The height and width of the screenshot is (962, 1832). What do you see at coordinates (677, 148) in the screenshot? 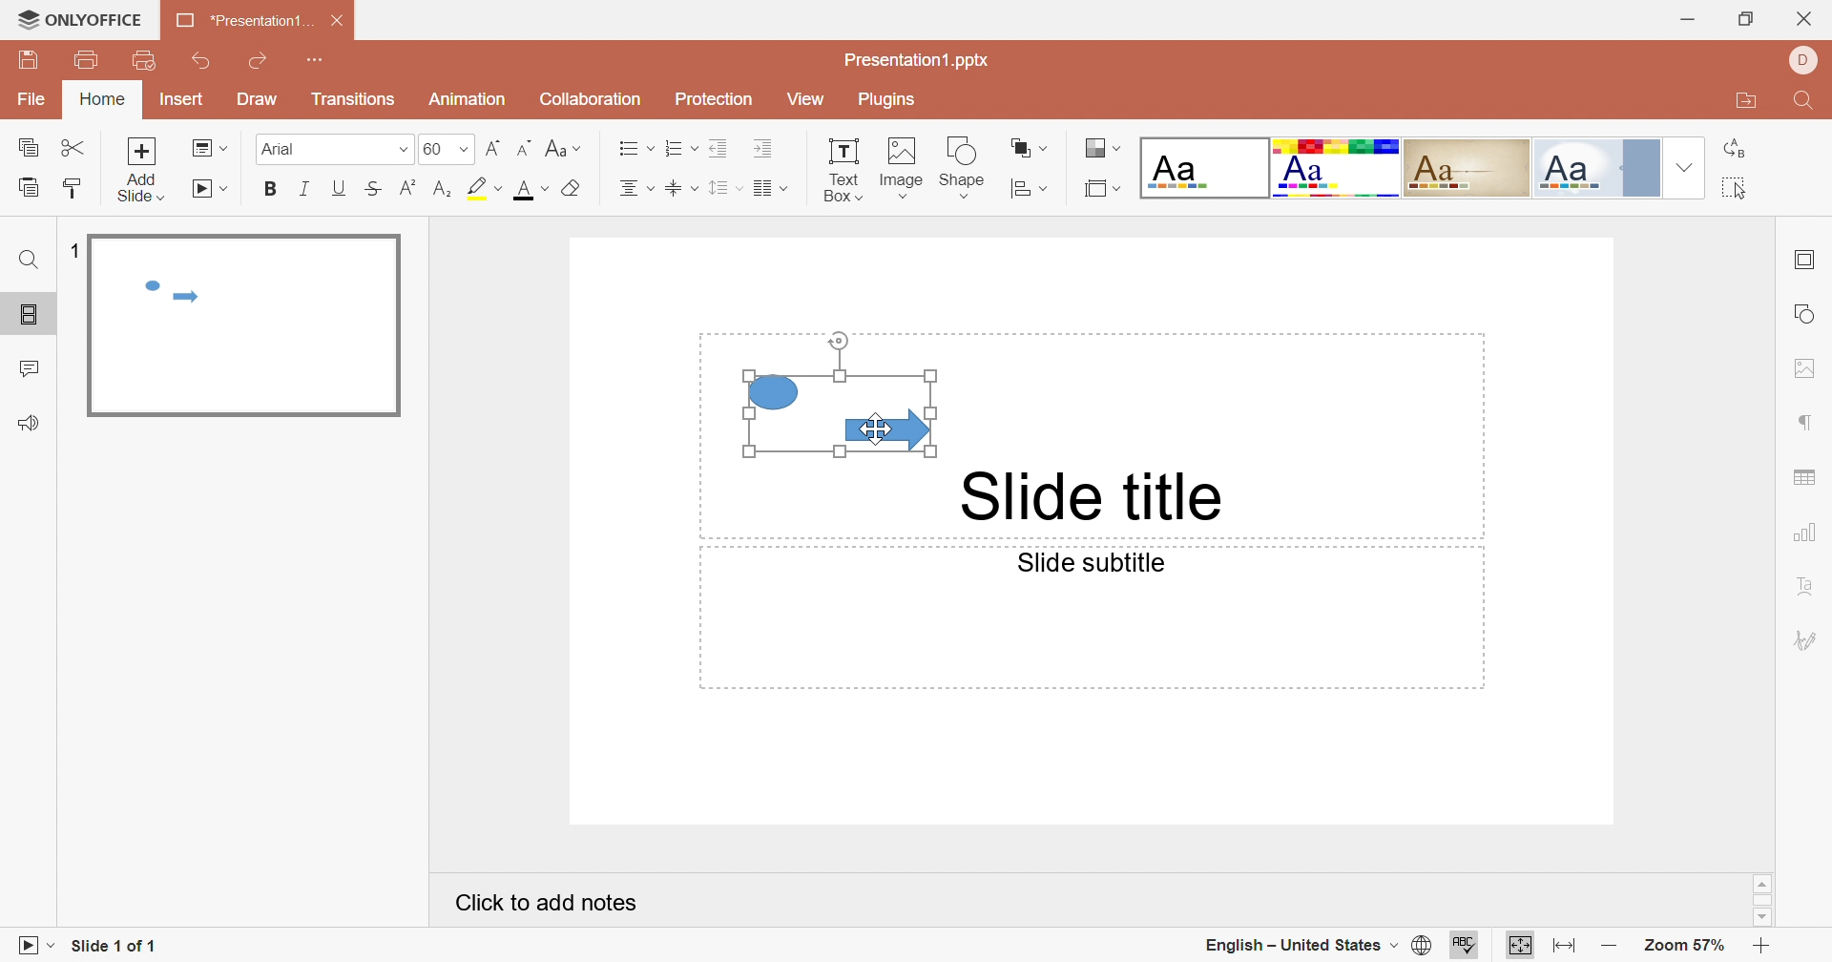
I see `Numbering` at bounding box center [677, 148].